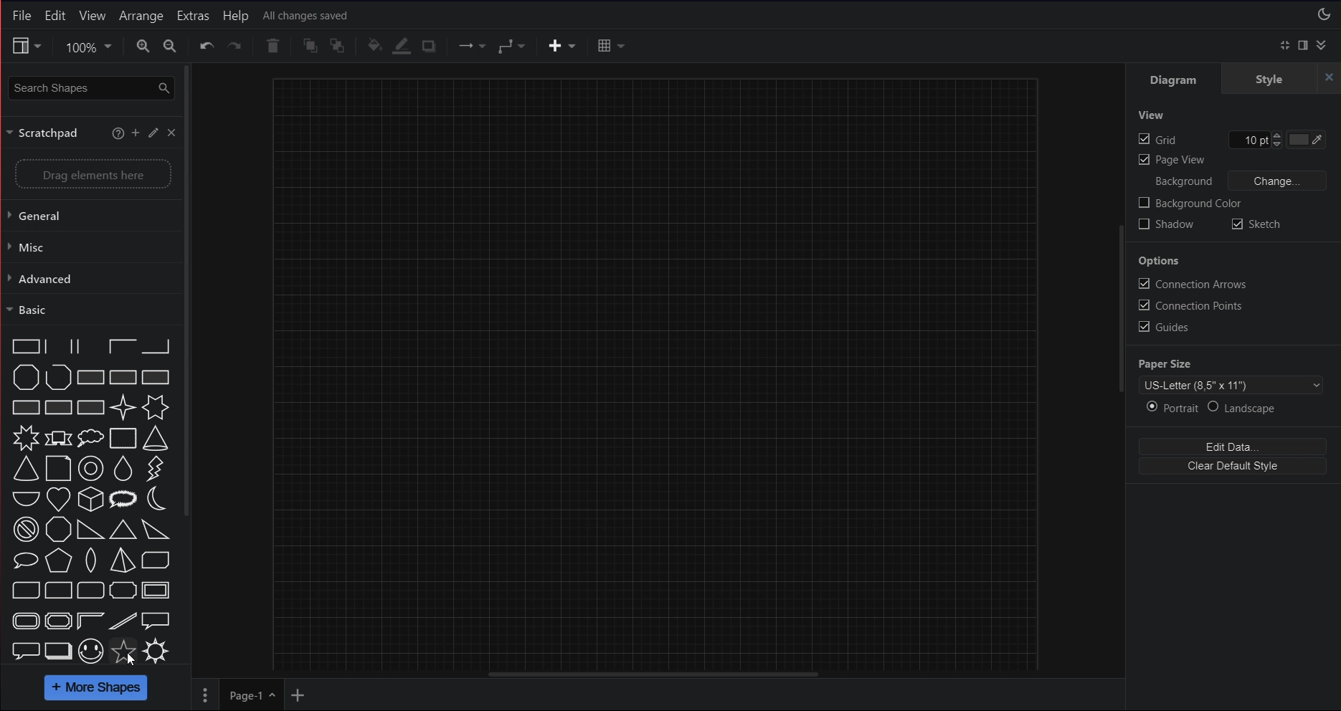 The image size is (1341, 711). Describe the element at coordinates (375, 44) in the screenshot. I see `Paint` at that location.